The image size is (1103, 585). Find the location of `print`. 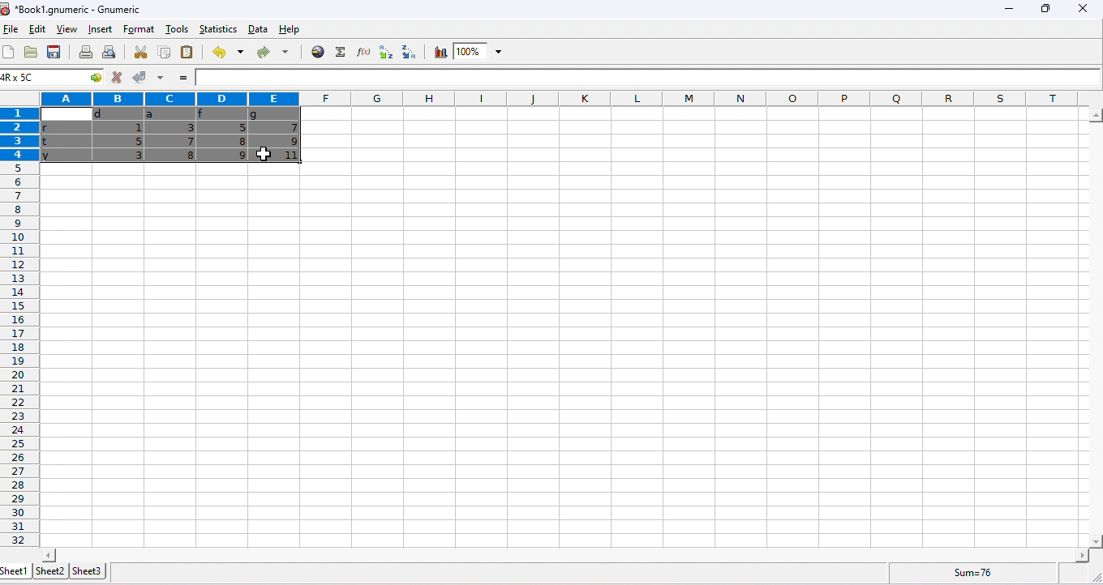

print is located at coordinates (86, 52).